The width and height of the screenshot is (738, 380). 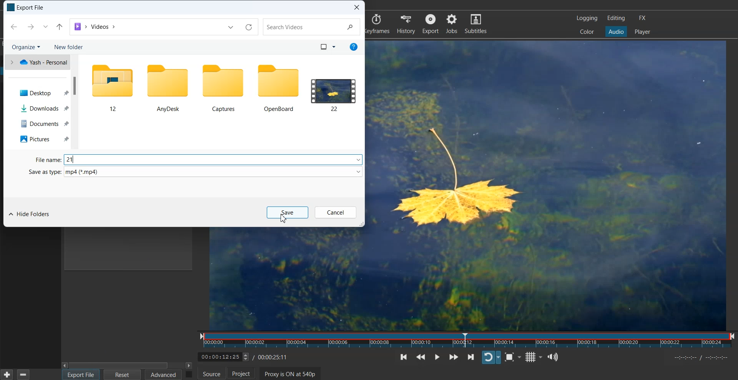 I want to click on keyframes, so click(x=379, y=23).